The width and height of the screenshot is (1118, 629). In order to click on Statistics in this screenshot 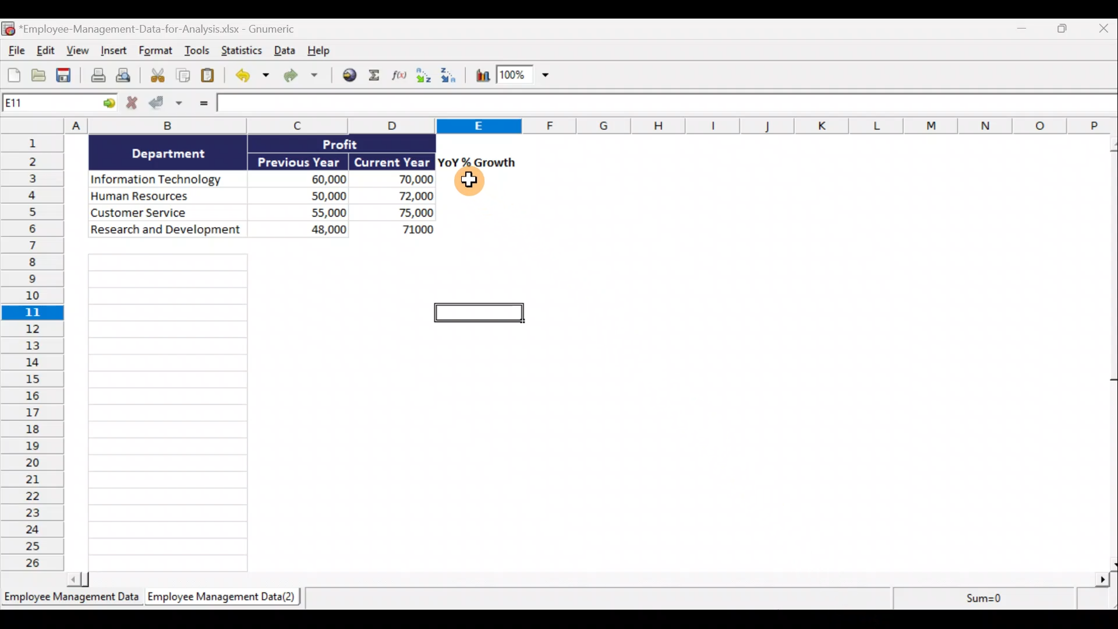, I will do `click(240, 51)`.